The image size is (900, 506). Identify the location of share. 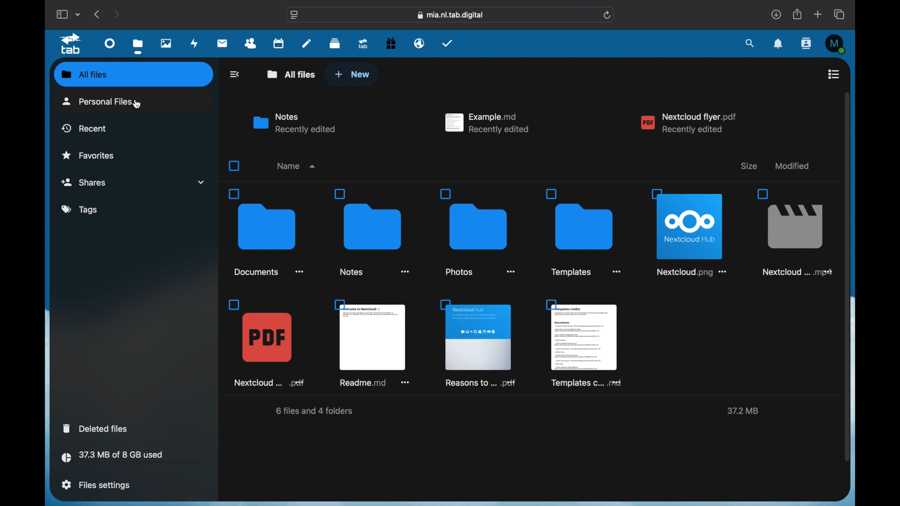
(798, 14).